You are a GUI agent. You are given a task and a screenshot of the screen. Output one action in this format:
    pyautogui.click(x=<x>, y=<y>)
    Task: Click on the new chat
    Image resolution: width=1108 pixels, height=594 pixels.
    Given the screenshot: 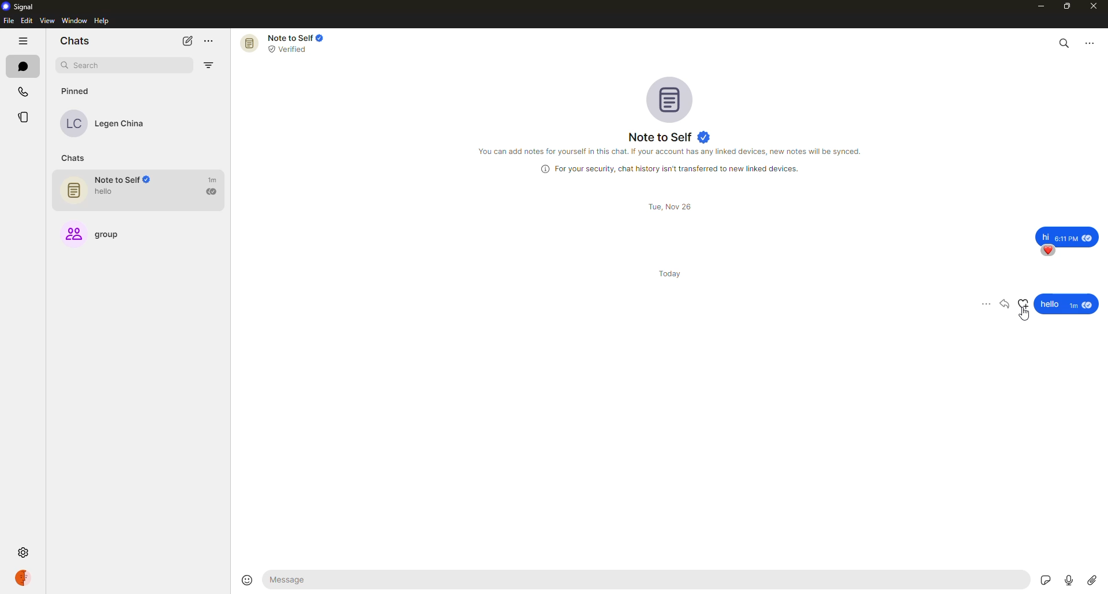 What is the action you would take?
    pyautogui.click(x=187, y=41)
    